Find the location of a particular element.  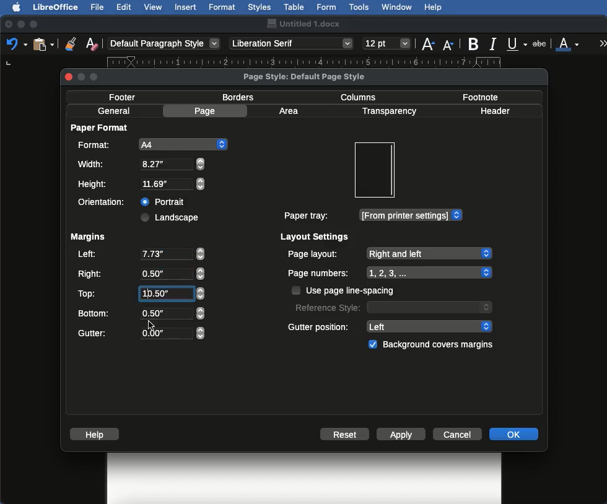

Bold is located at coordinates (474, 44).